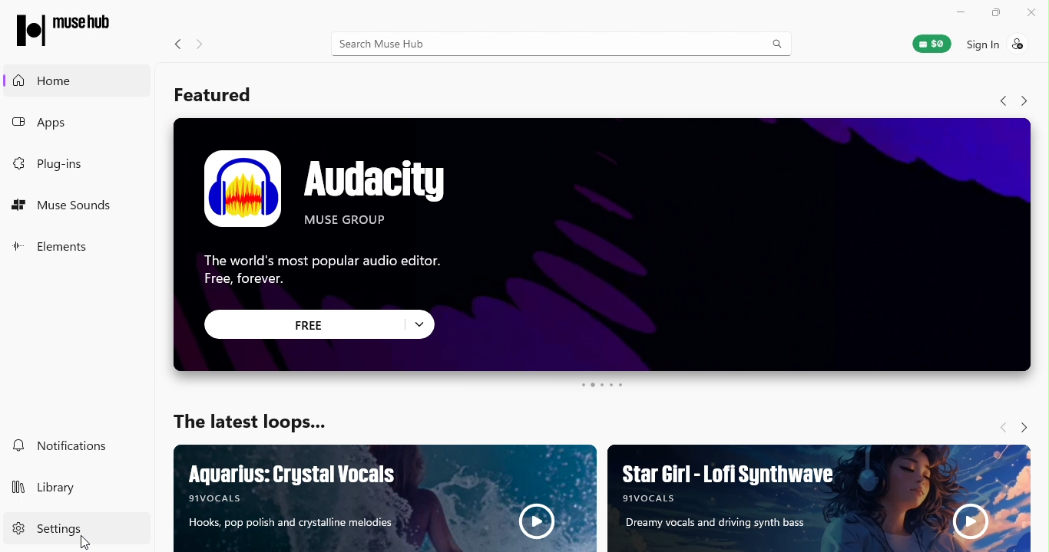 The width and height of the screenshot is (1049, 552). I want to click on Ad, so click(602, 208).